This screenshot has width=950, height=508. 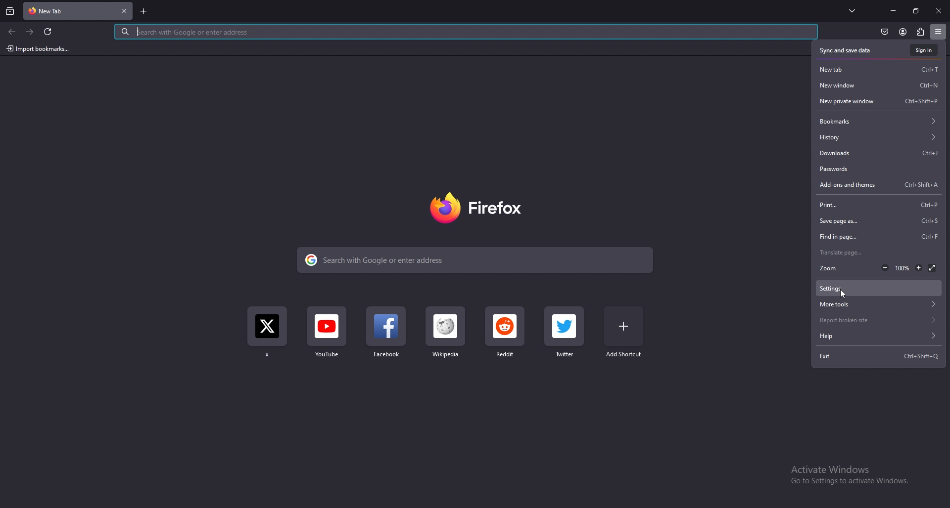 What do you see at coordinates (568, 333) in the screenshot?
I see `twitter` at bounding box center [568, 333].